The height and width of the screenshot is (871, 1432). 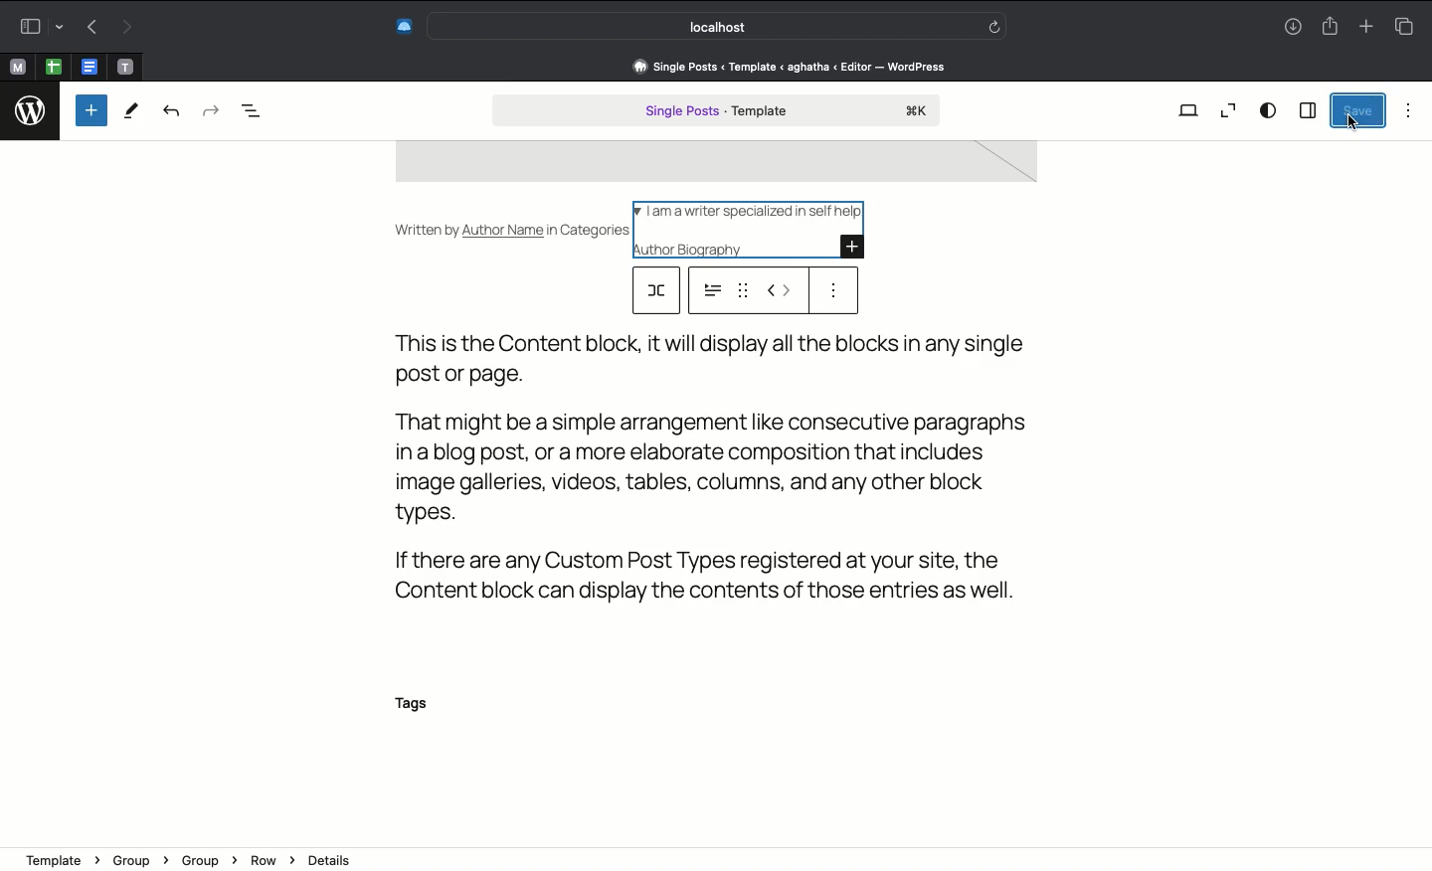 I want to click on View options, so click(x=1268, y=109).